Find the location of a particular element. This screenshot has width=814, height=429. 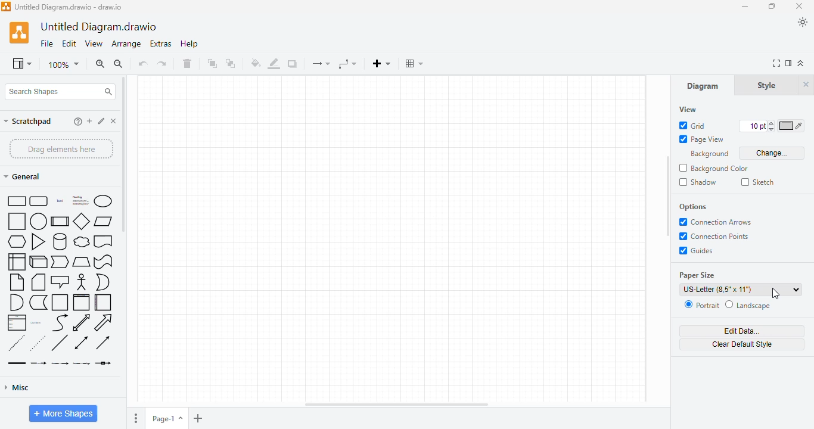

horizontal container is located at coordinates (102, 303).